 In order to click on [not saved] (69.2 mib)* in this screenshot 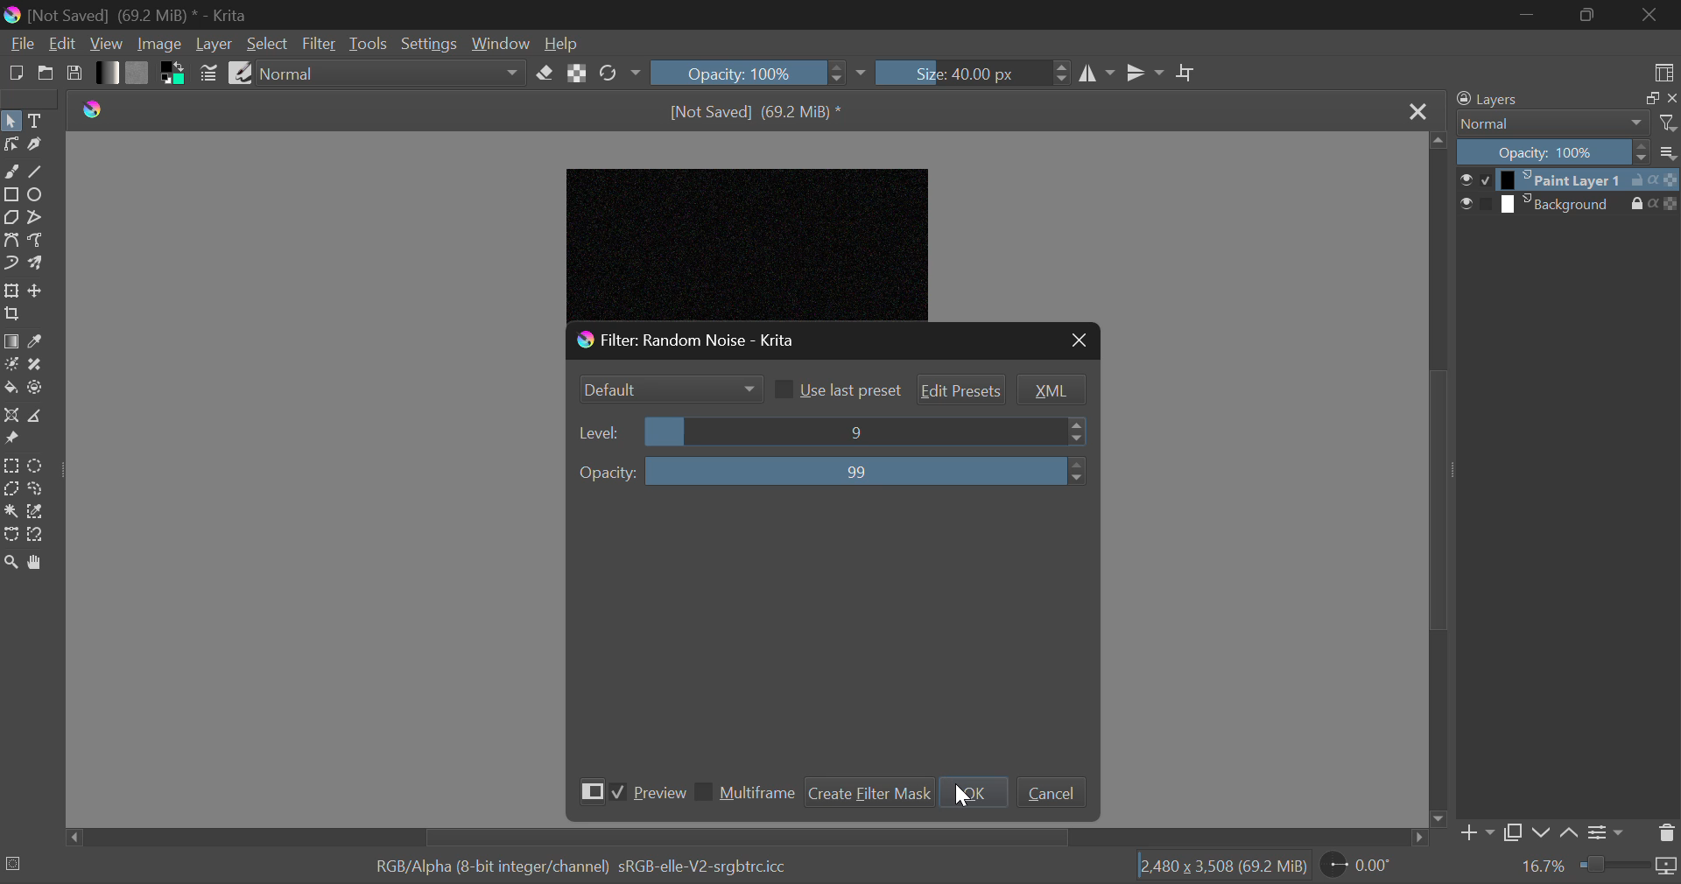, I will do `click(760, 110)`.